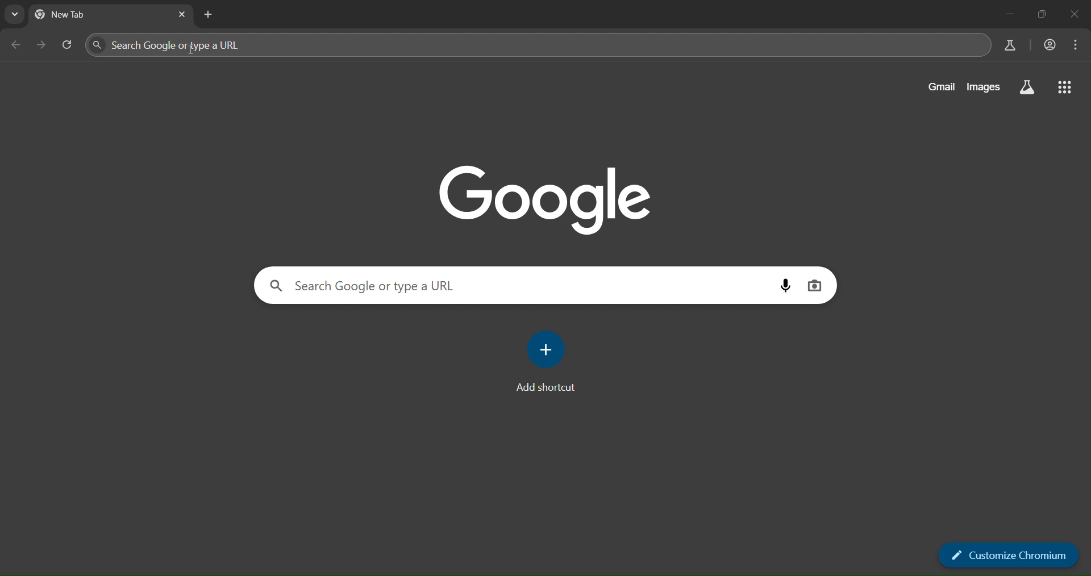 This screenshot has height=576, width=1091. Describe the element at coordinates (1044, 14) in the screenshot. I see `Maximize` at that location.